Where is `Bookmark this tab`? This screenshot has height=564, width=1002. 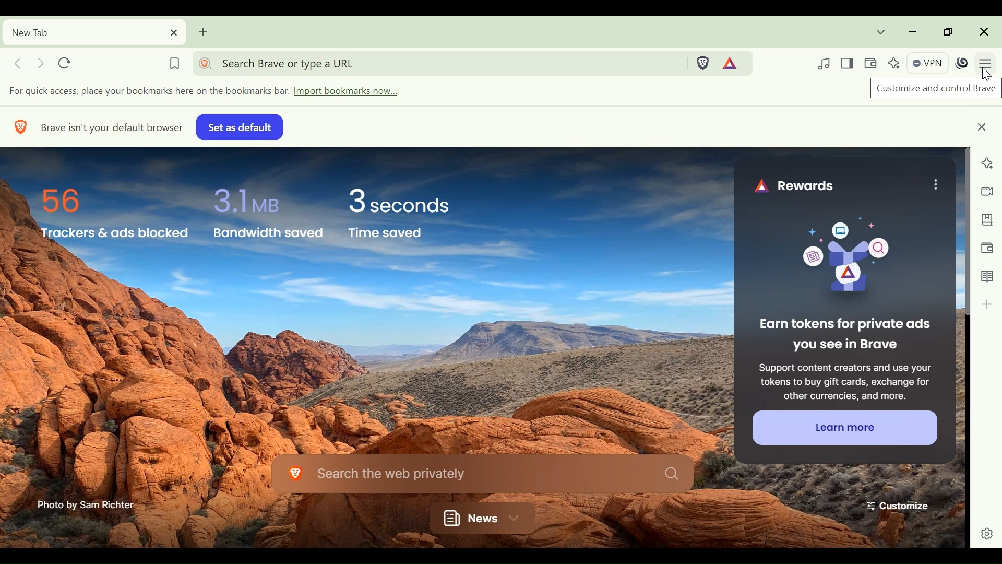 Bookmark this tab is located at coordinates (173, 61).